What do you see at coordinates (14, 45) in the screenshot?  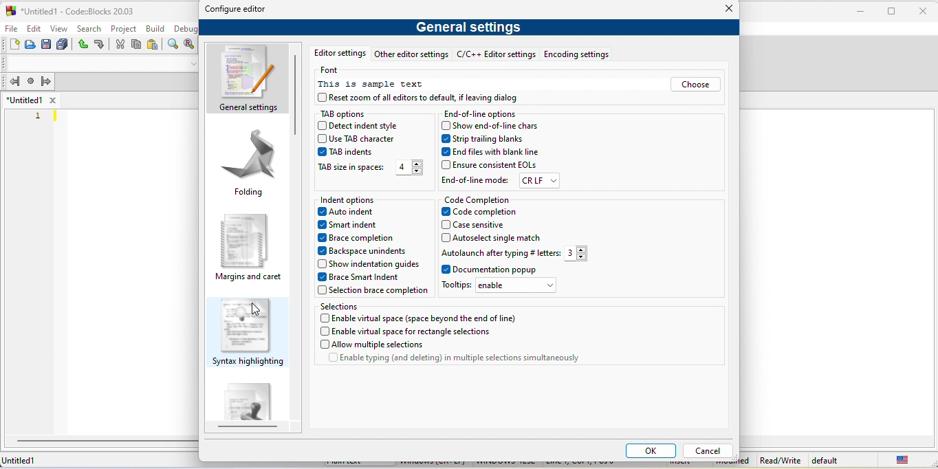 I see `new` at bounding box center [14, 45].